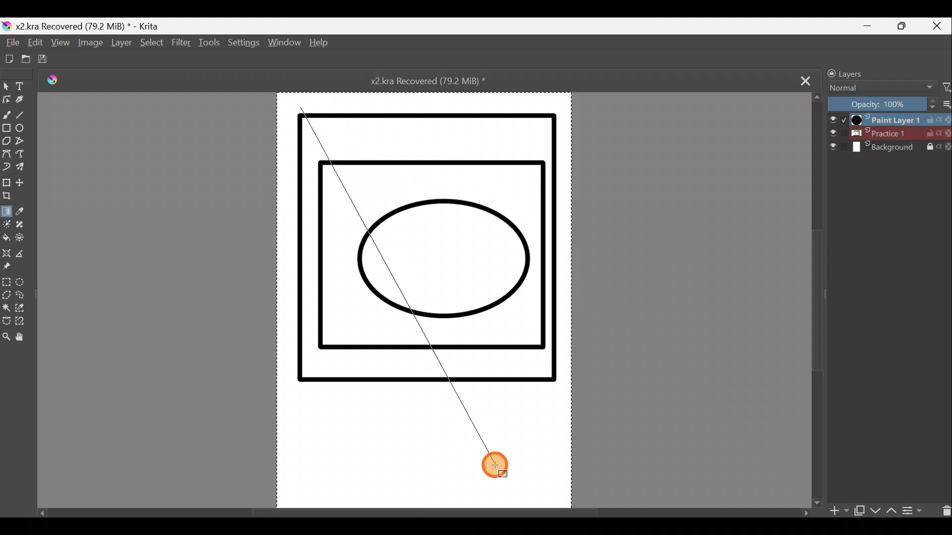 This screenshot has width=952, height=535. Describe the element at coordinates (22, 116) in the screenshot. I see `Line tool` at that location.